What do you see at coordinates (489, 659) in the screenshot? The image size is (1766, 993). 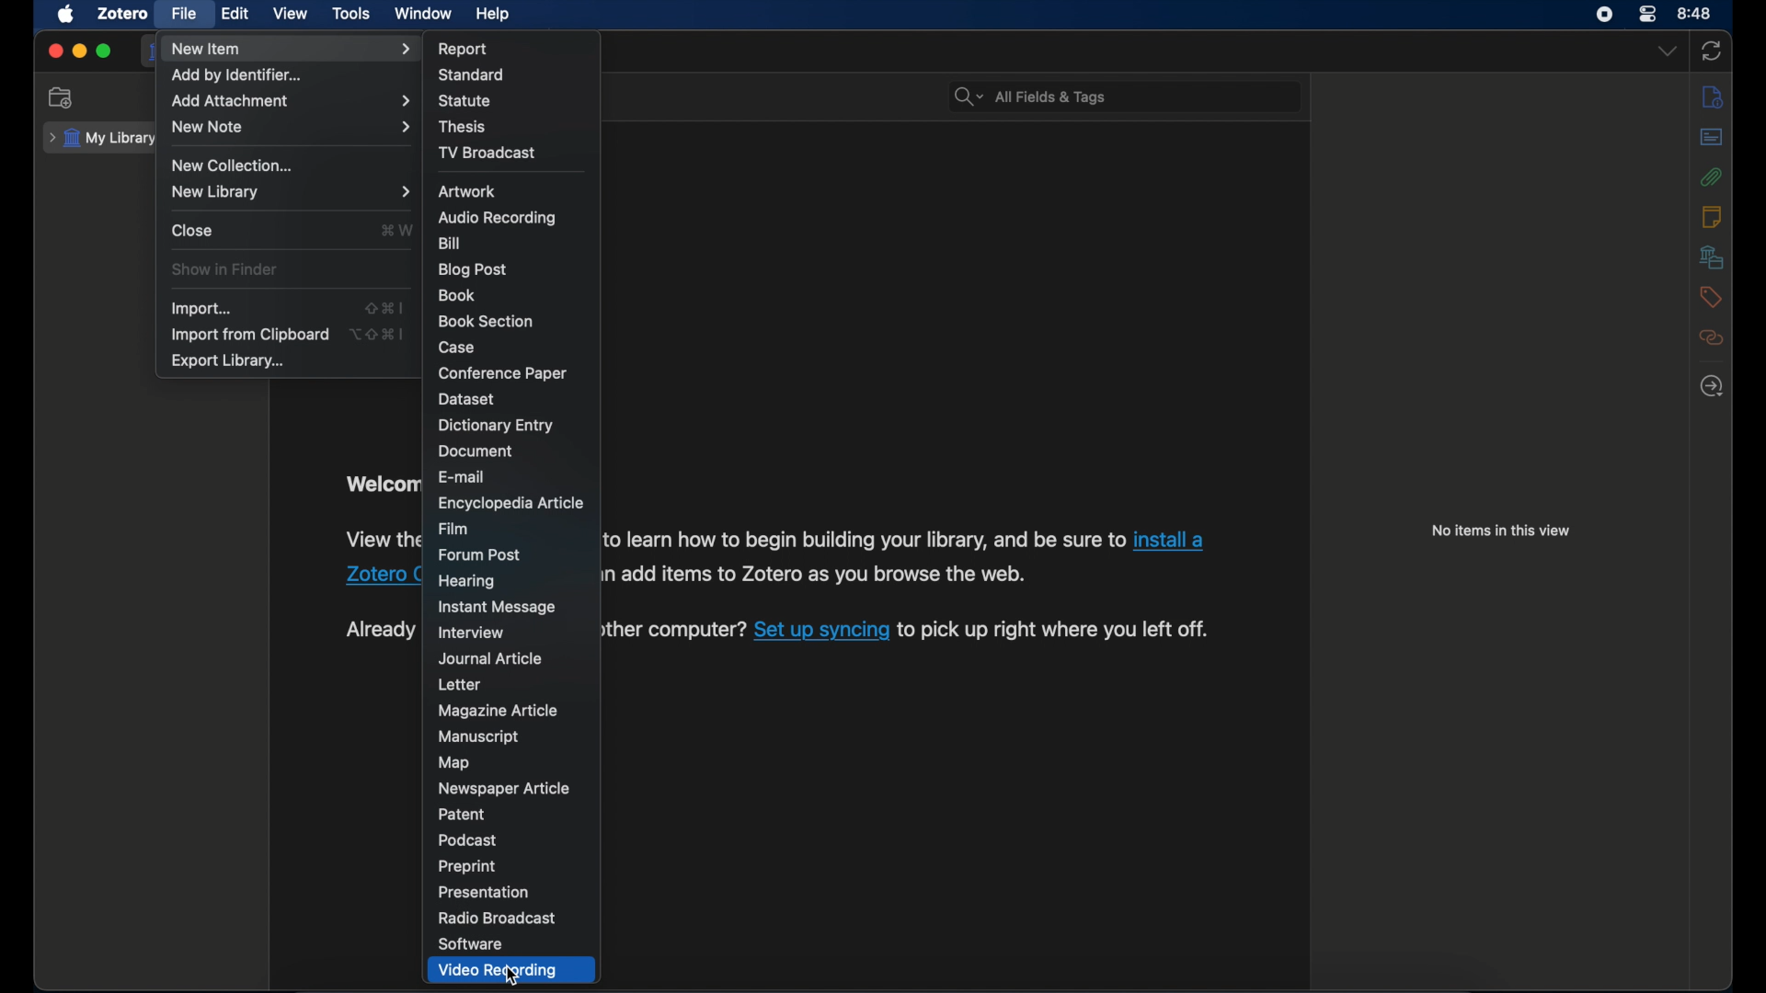 I see `journal article` at bounding box center [489, 659].